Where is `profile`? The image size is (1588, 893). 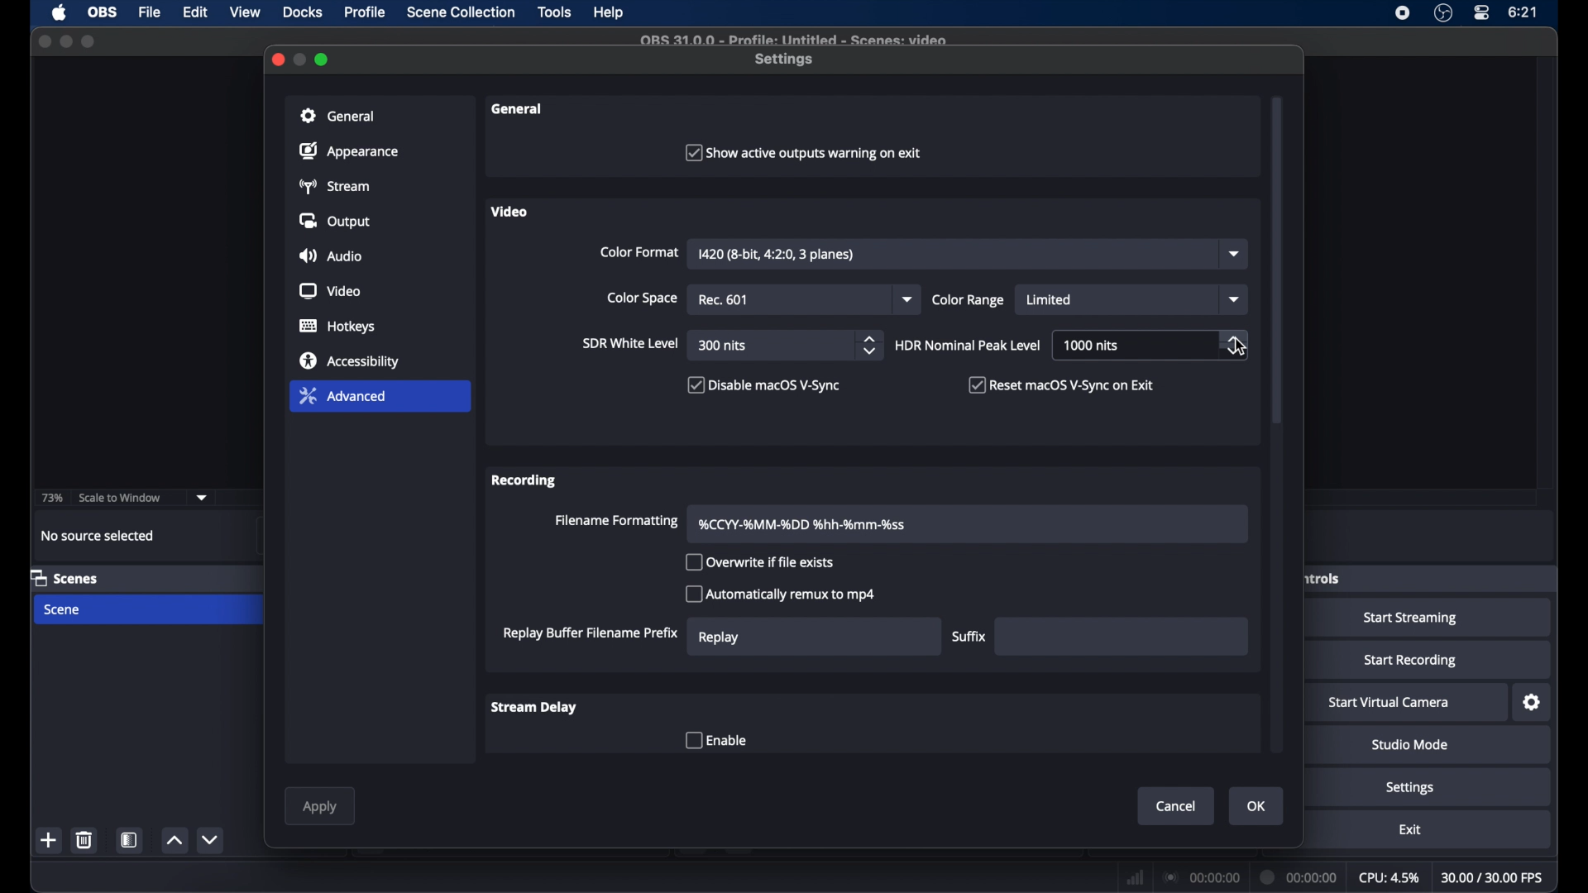
profile is located at coordinates (366, 12).